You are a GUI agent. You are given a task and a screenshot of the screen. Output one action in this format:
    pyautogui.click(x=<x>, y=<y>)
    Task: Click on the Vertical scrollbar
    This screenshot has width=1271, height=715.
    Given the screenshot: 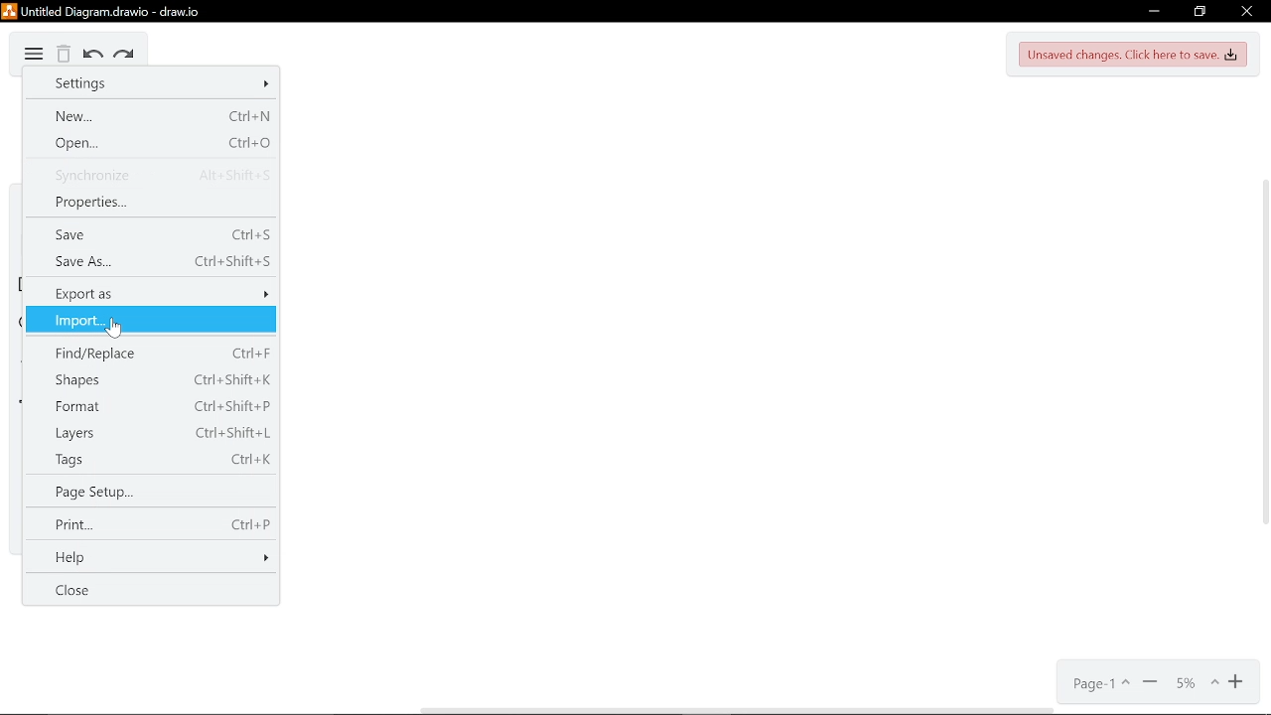 What is the action you would take?
    pyautogui.click(x=1263, y=357)
    